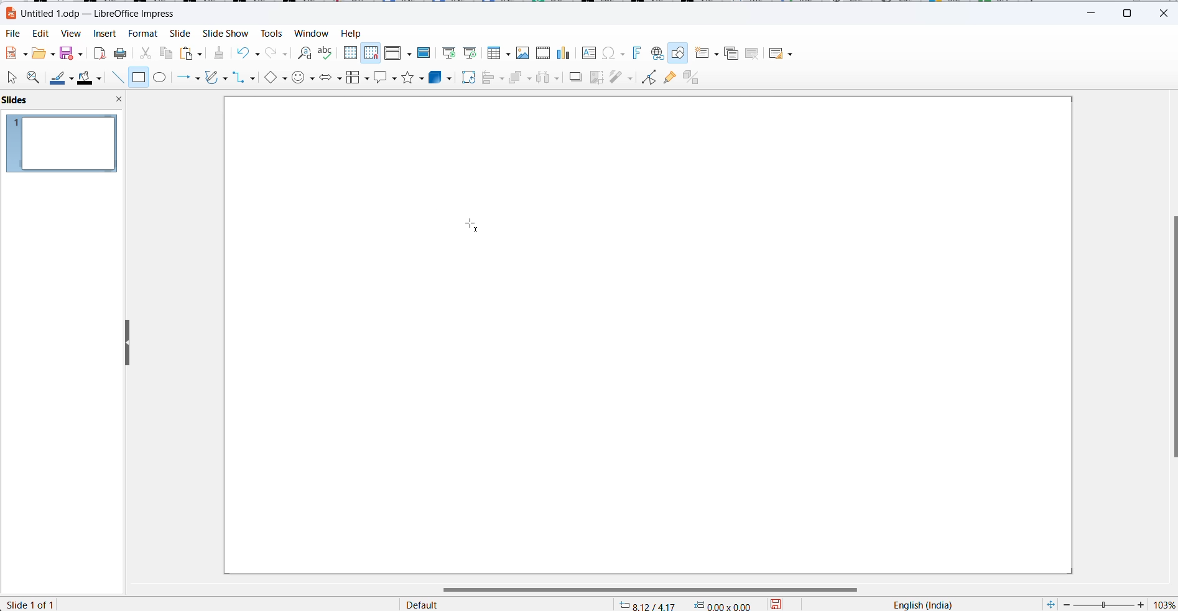 This screenshot has width=1178, height=611. Describe the element at coordinates (190, 78) in the screenshot. I see `line and arrows` at that location.